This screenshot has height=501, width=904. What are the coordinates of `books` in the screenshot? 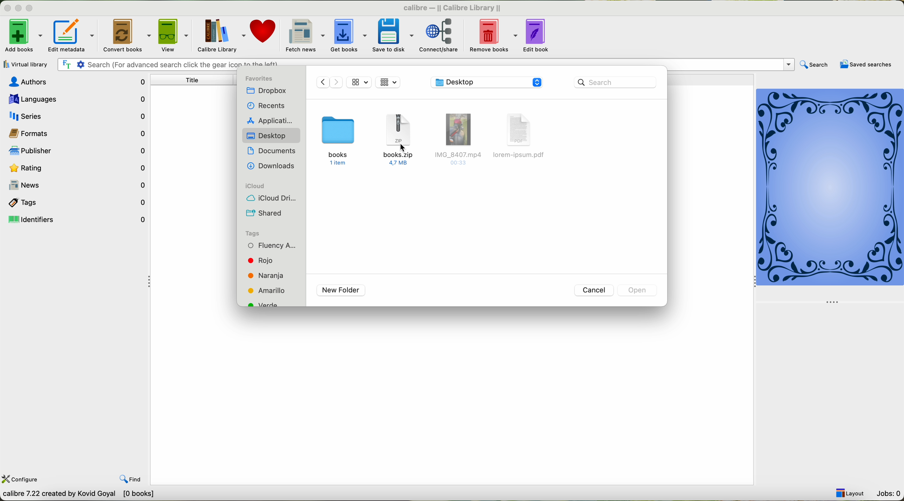 It's located at (335, 141).